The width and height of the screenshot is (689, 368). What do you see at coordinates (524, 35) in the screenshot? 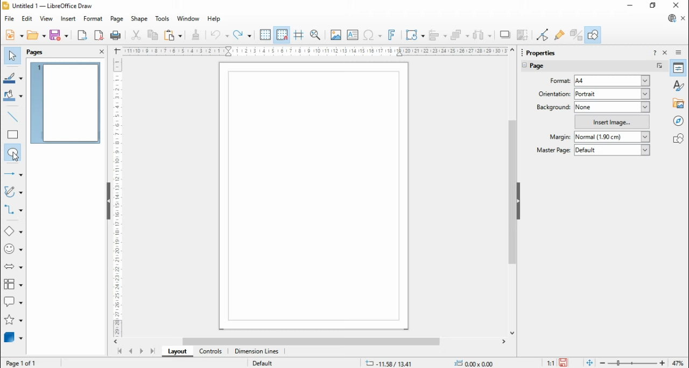
I see `crop image` at bounding box center [524, 35].